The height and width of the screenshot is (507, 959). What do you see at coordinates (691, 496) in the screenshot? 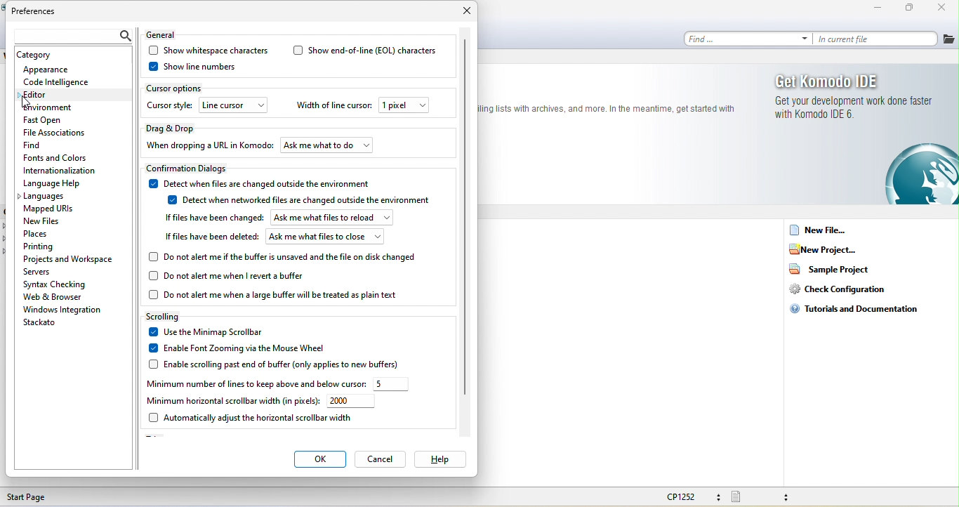
I see `cp1252` at bounding box center [691, 496].